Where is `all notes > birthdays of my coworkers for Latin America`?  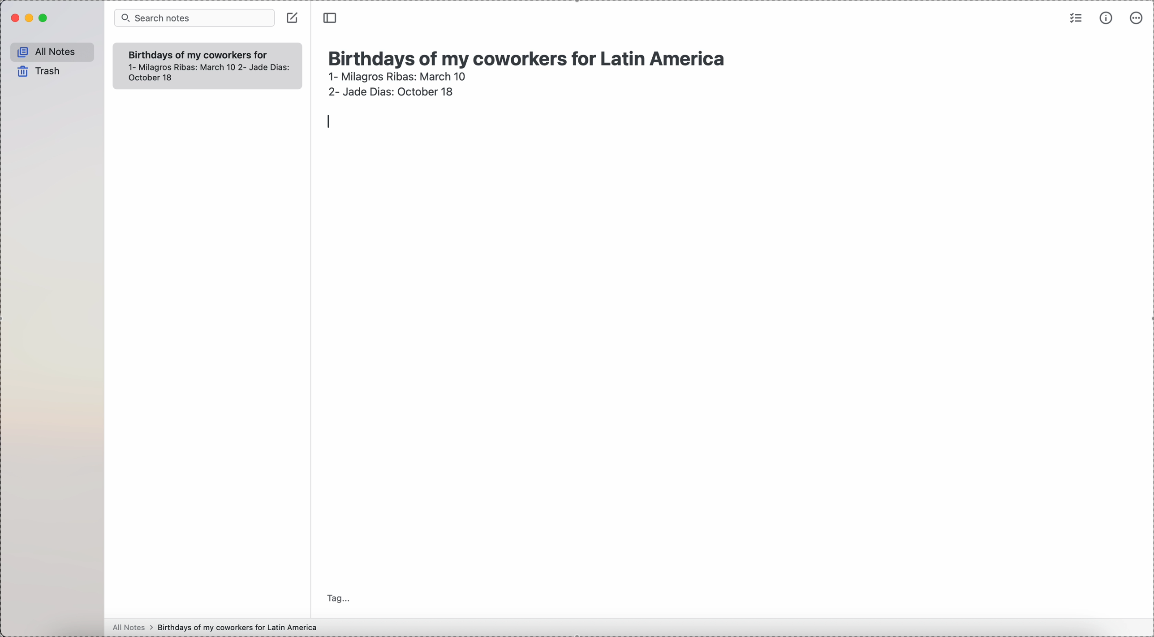 all notes > birthdays of my coworkers for Latin America is located at coordinates (217, 627).